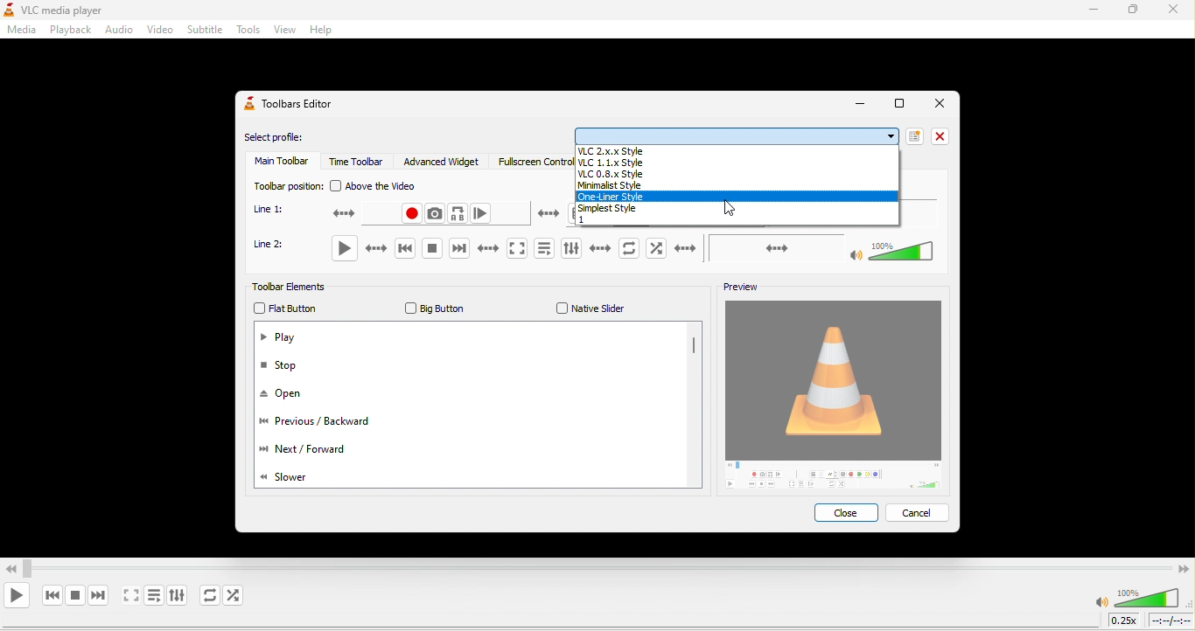 This screenshot has height=631, width=1195. Describe the element at coordinates (937, 104) in the screenshot. I see `close` at that location.